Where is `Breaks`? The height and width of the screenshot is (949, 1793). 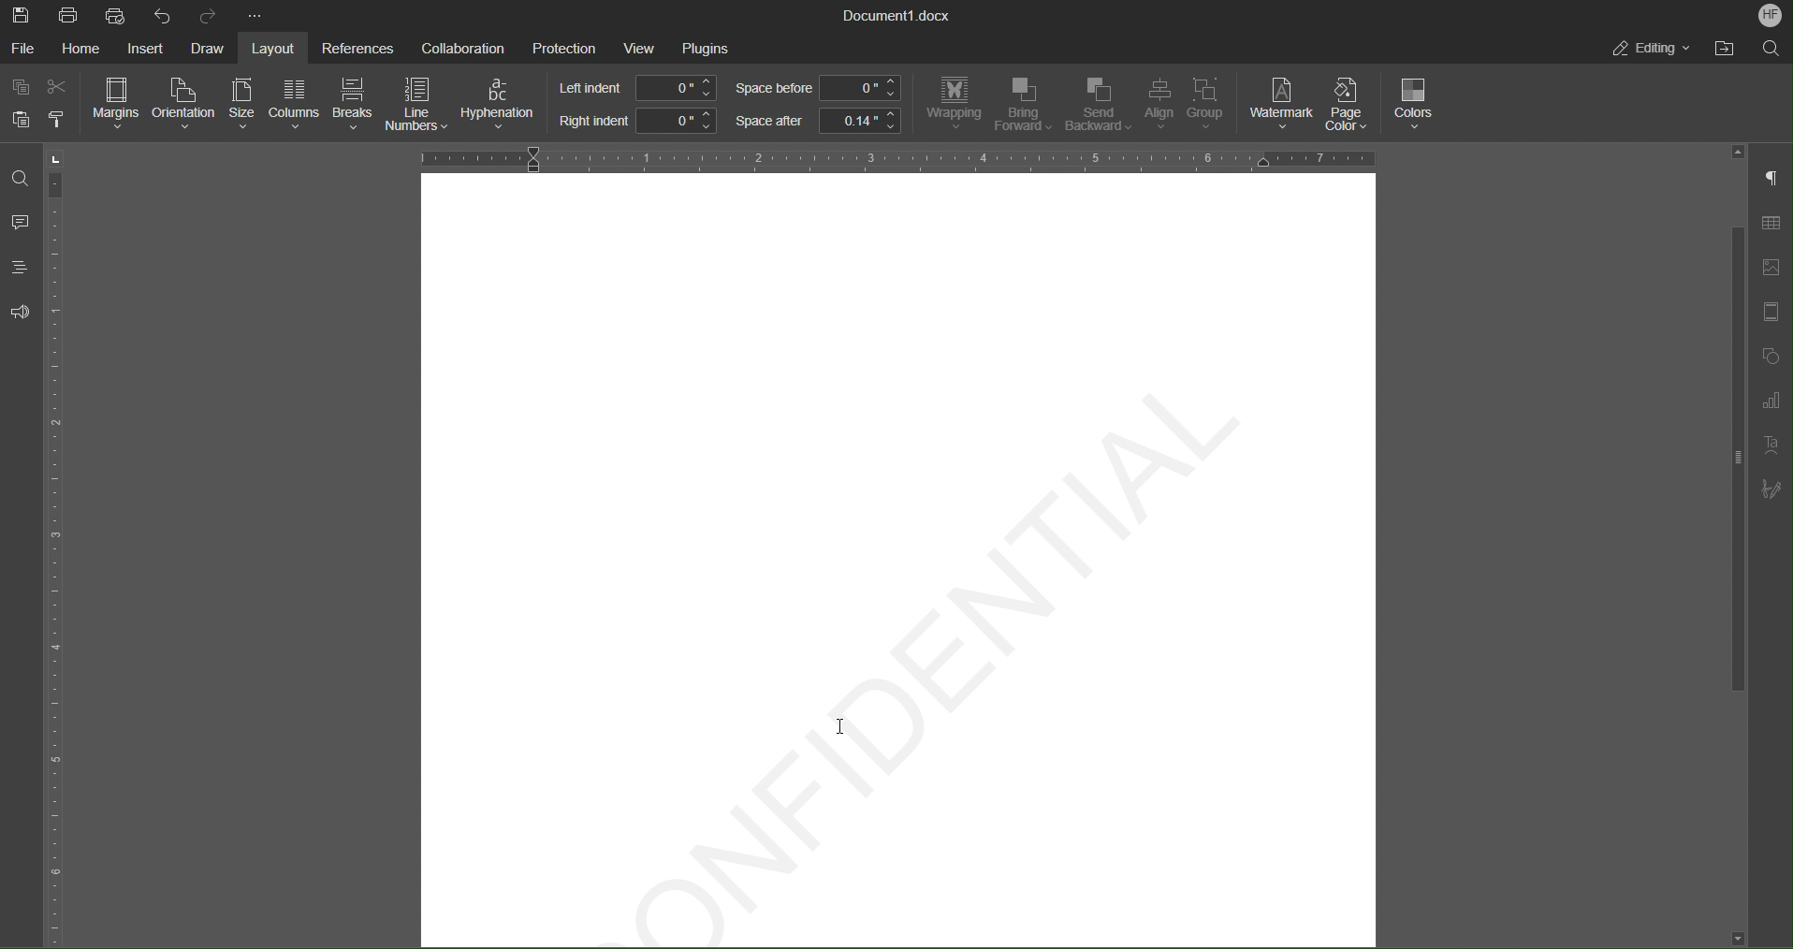 Breaks is located at coordinates (354, 106).